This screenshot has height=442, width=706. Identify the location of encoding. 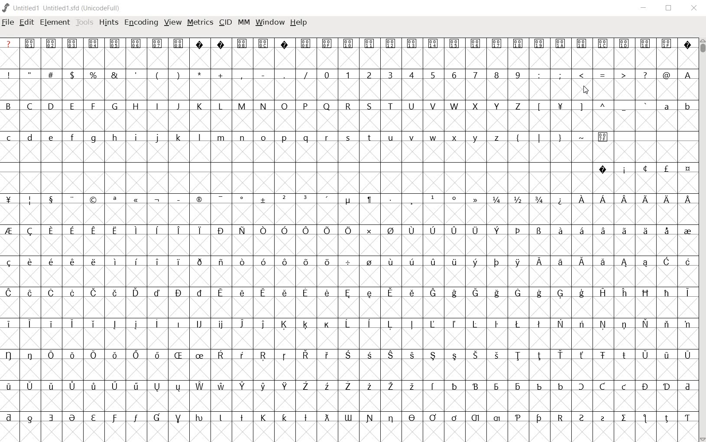
(139, 22).